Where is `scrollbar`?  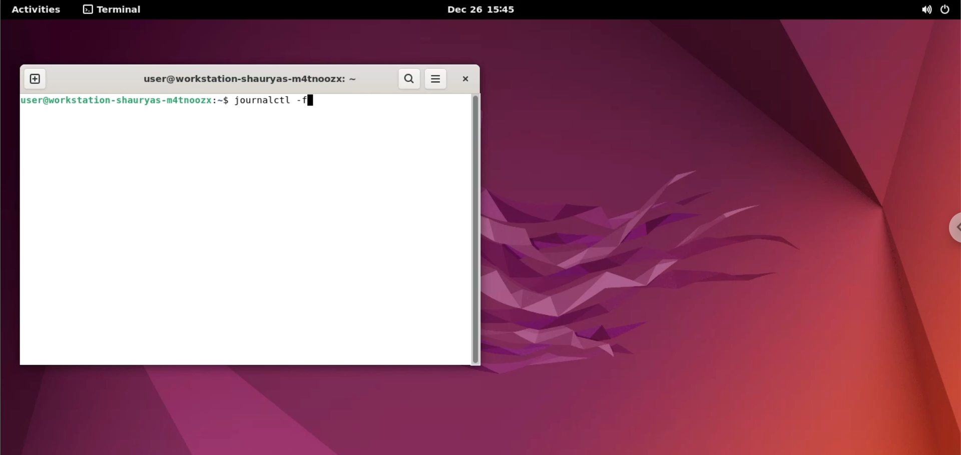
scrollbar is located at coordinates (476, 230).